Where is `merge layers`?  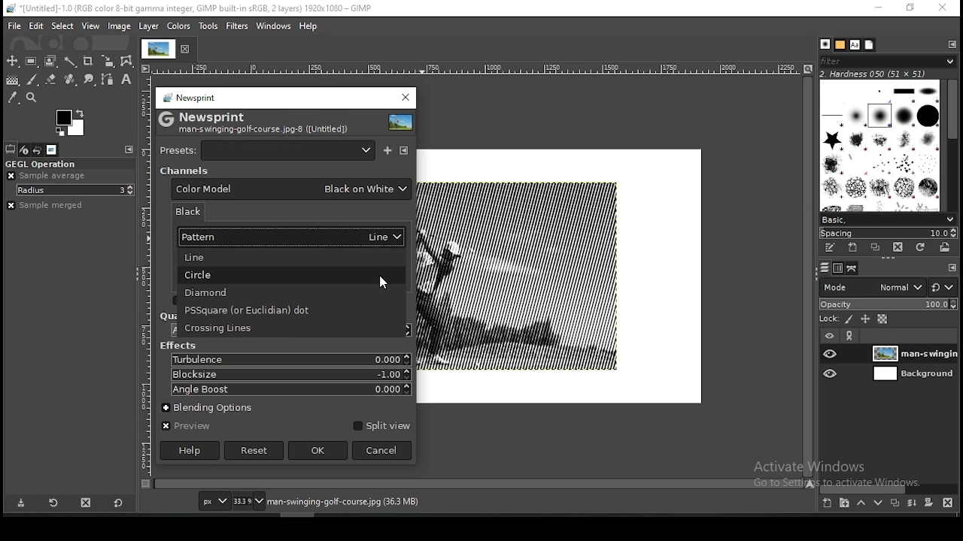 merge layers is located at coordinates (910, 503).